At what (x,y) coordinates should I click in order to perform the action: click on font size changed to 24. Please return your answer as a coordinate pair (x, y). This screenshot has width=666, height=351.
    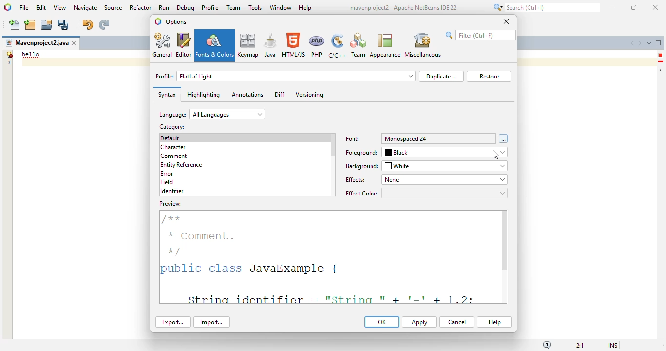
    Looking at the image, I should click on (326, 252).